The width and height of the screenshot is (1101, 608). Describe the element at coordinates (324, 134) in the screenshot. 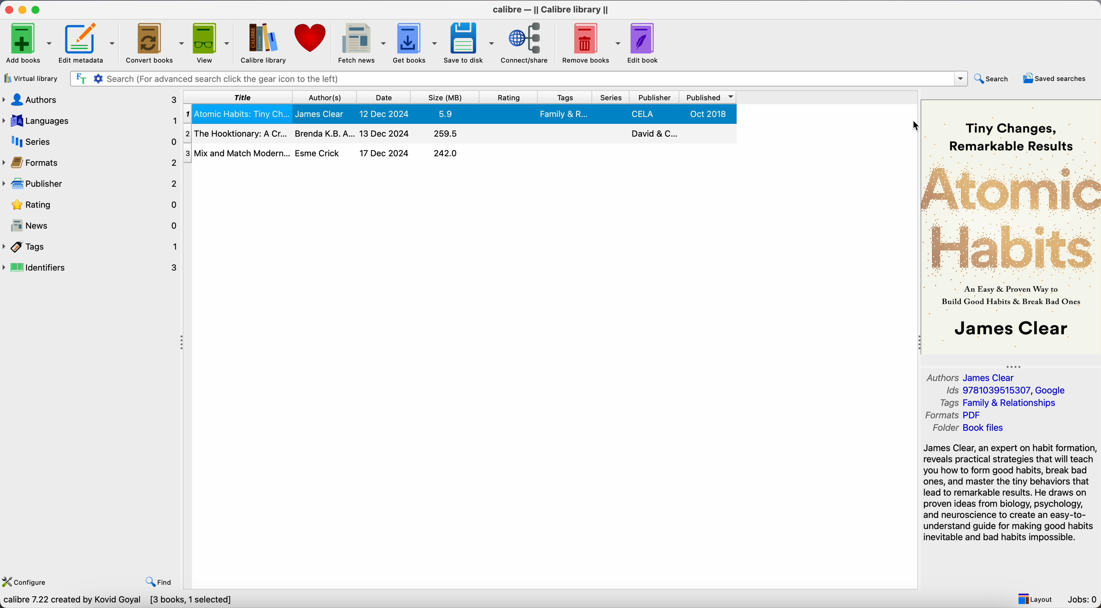

I see `Brenda K.B.A...` at that location.